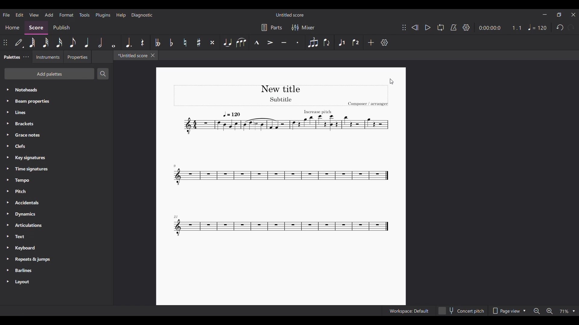 The width and height of the screenshot is (579, 325). I want to click on Concert pitch toggle, so click(462, 311).